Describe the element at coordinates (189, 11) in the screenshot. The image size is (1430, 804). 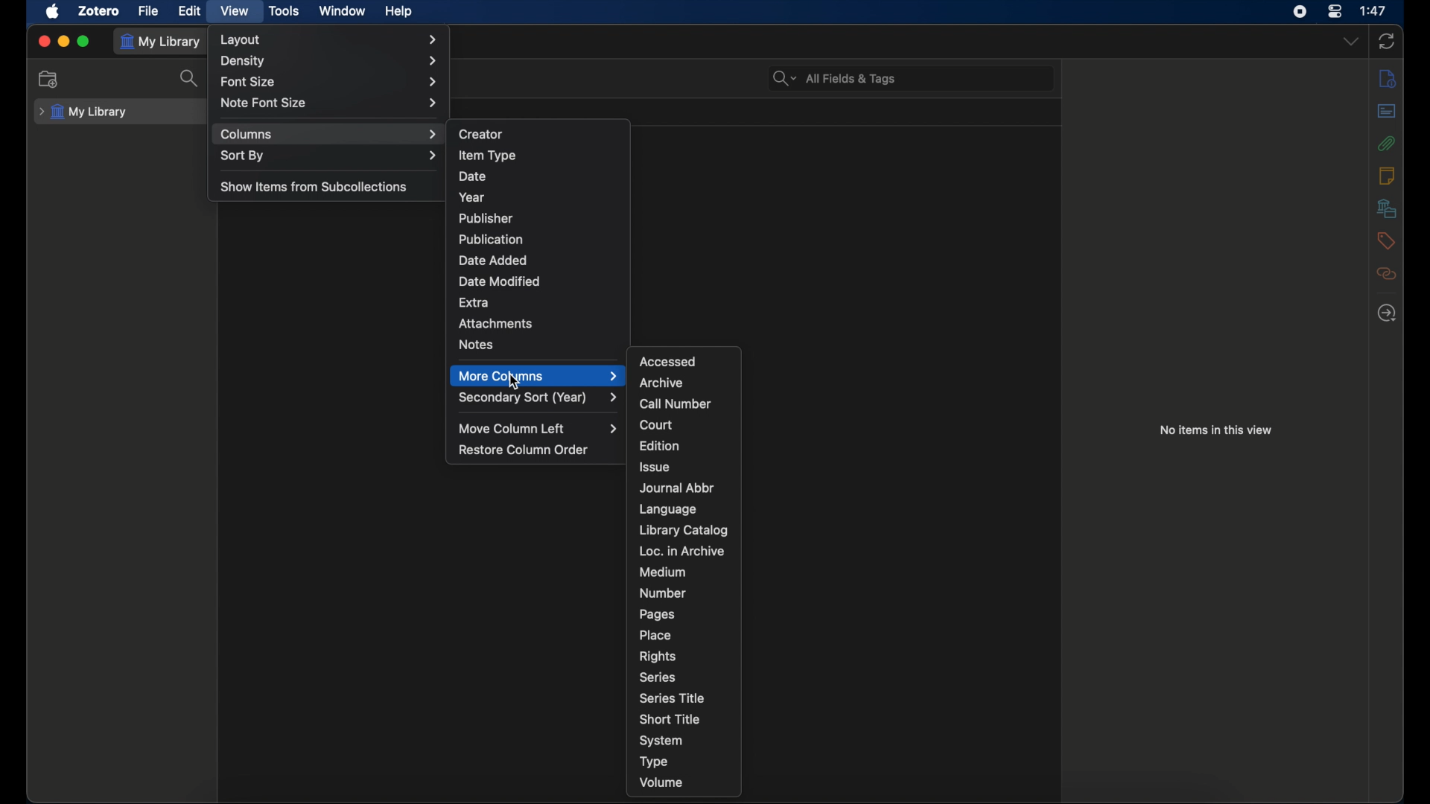
I see `edit` at that location.